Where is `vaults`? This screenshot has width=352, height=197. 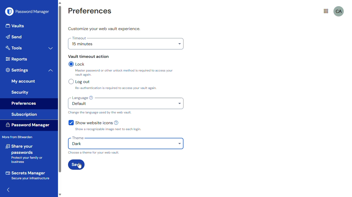
vaults is located at coordinates (16, 26).